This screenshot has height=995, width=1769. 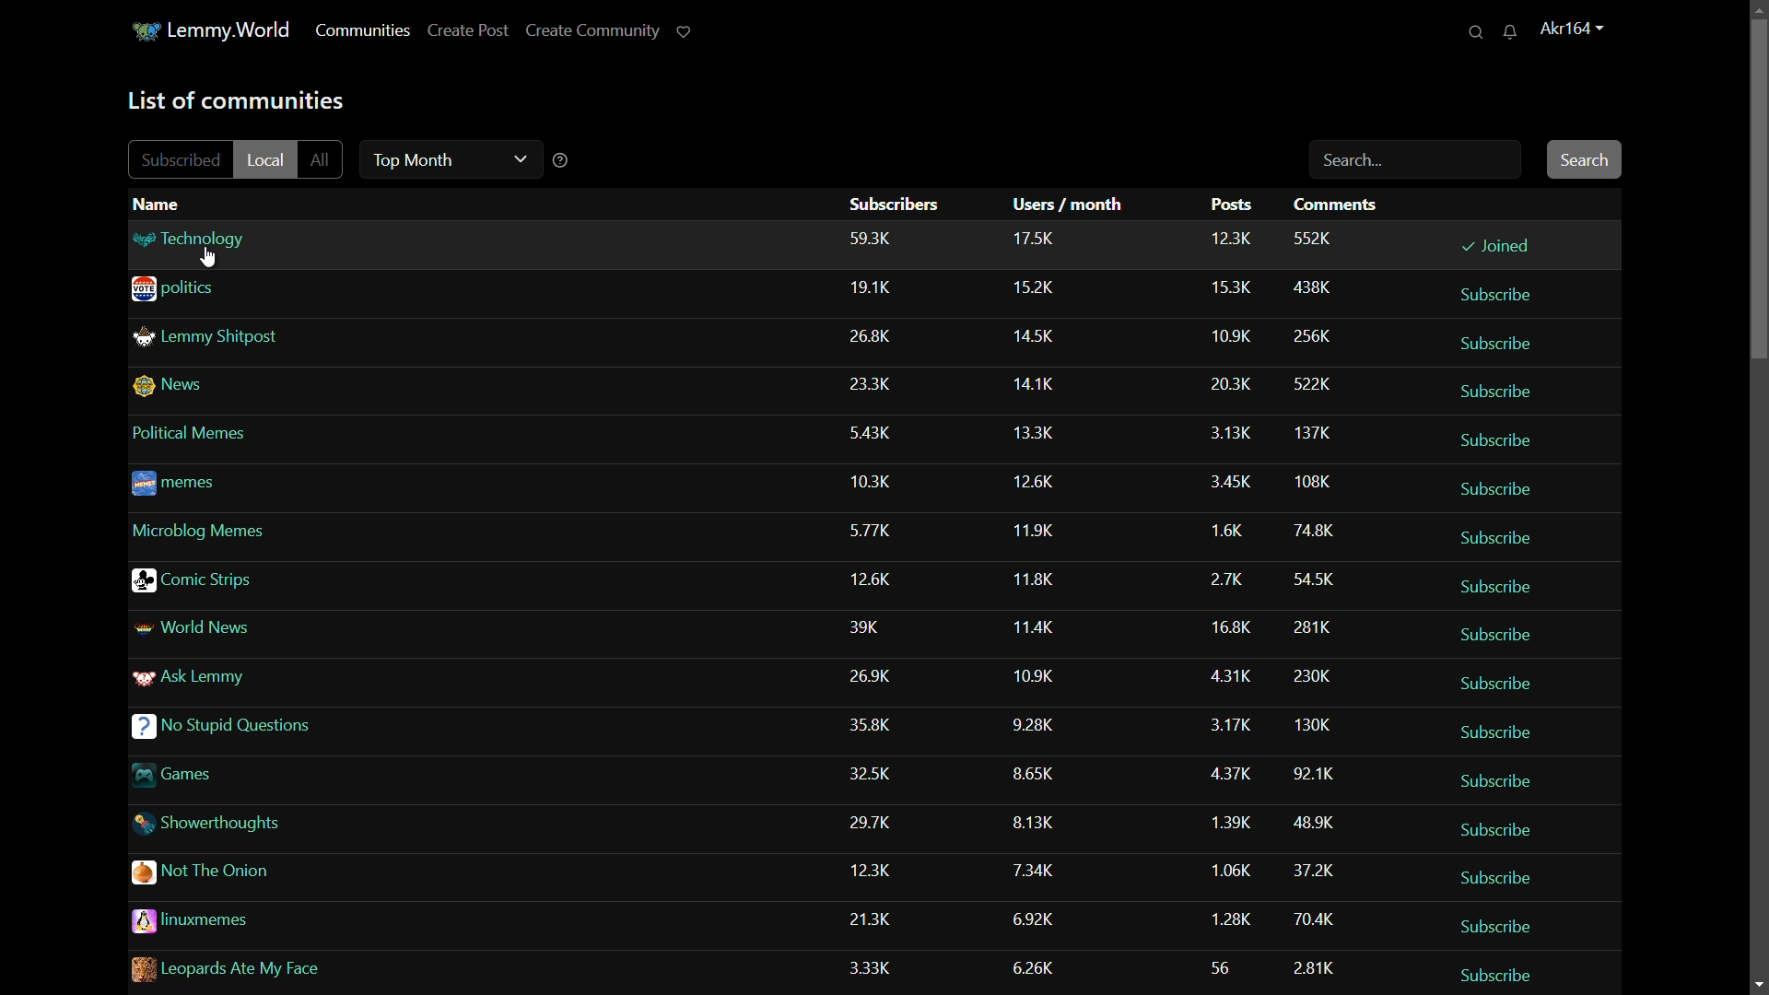 What do you see at coordinates (267, 158) in the screenshot?
I see `local` at bounding box center [267, 158].